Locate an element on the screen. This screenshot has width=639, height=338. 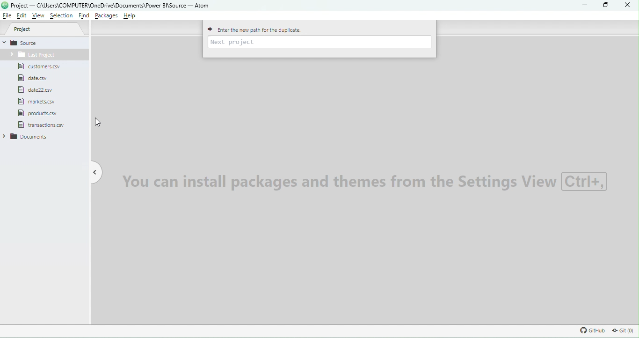
Enter path for the duplicate is located at coordinates (267, 29).